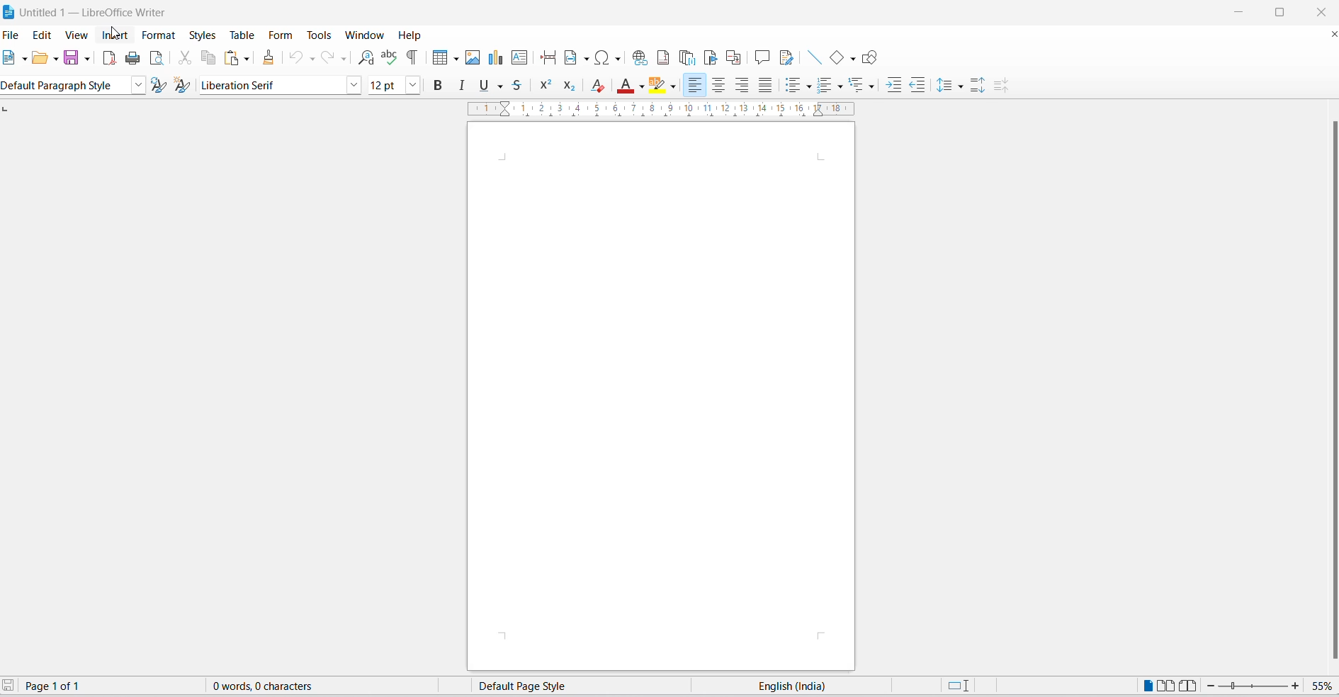 The image size is (1339, 697). I want to click on text align right, so click(742, 86).